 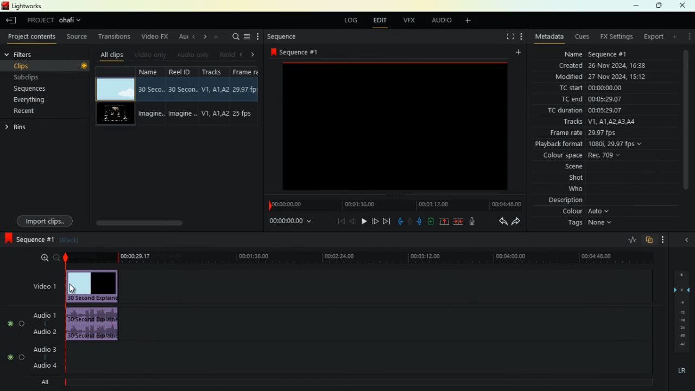 I want to click on on, so click(x=12, y=323).